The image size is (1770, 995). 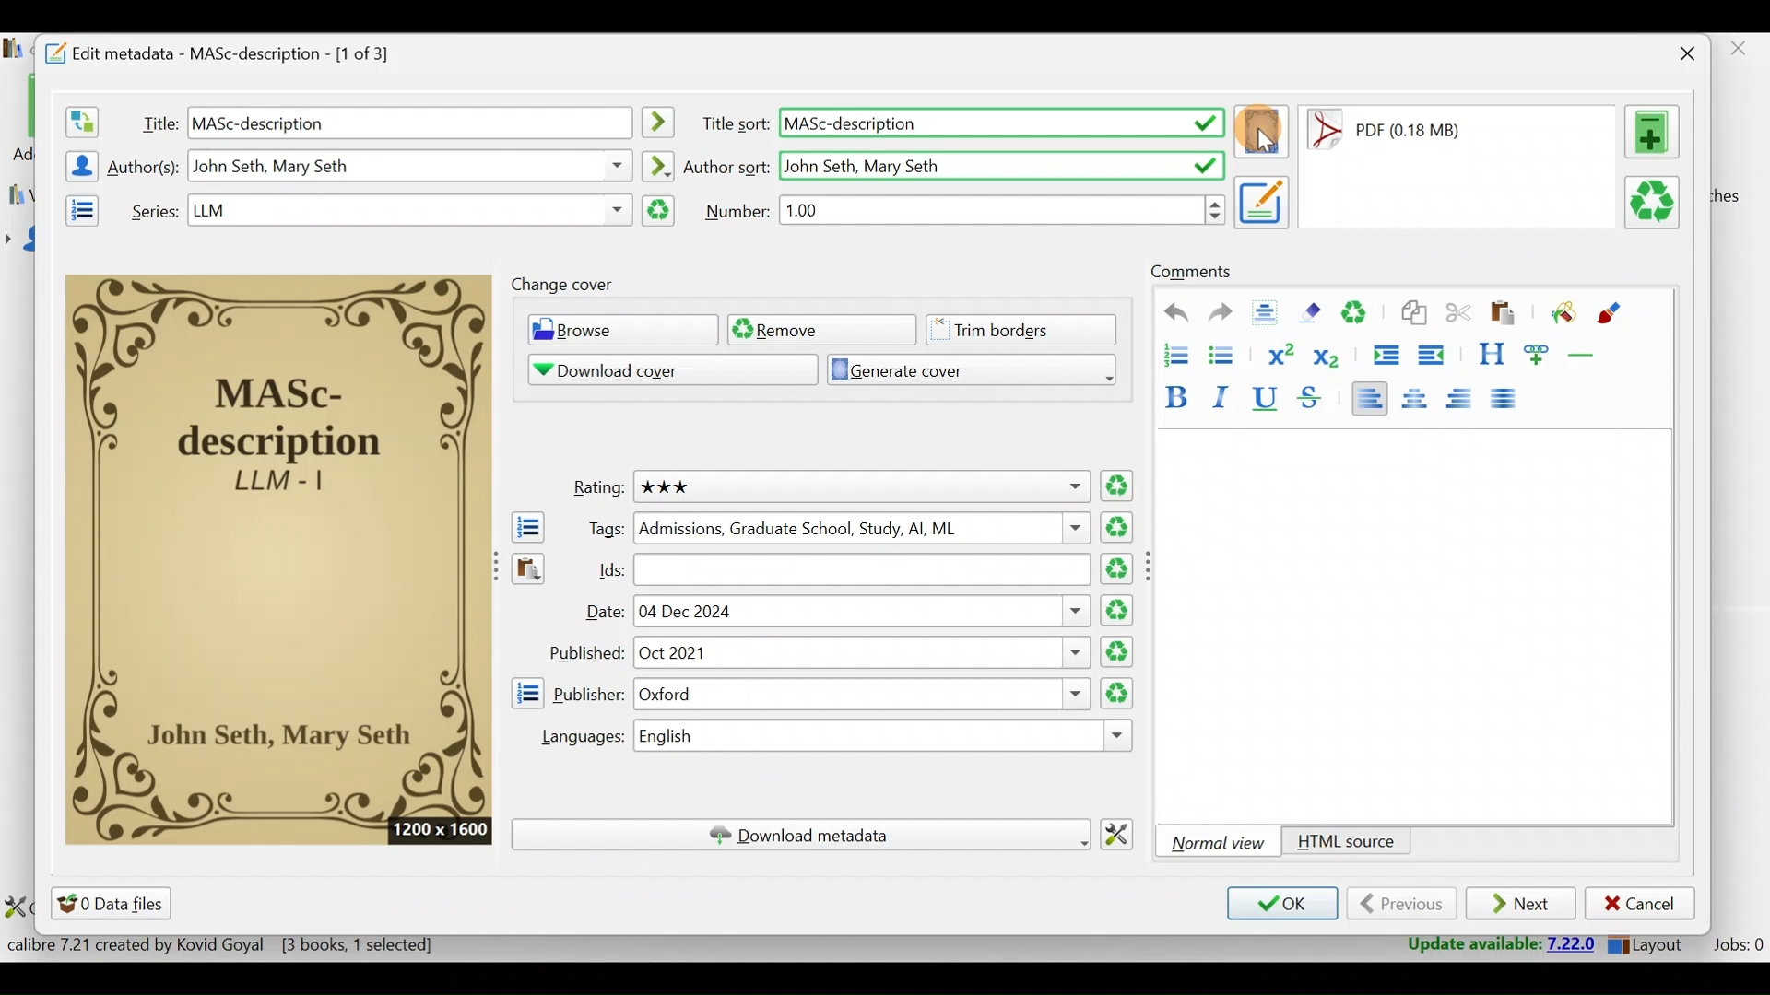 What do you see at coordinates (862, 528) in the screenshot?
I see `` at bounding box center [862, 528].